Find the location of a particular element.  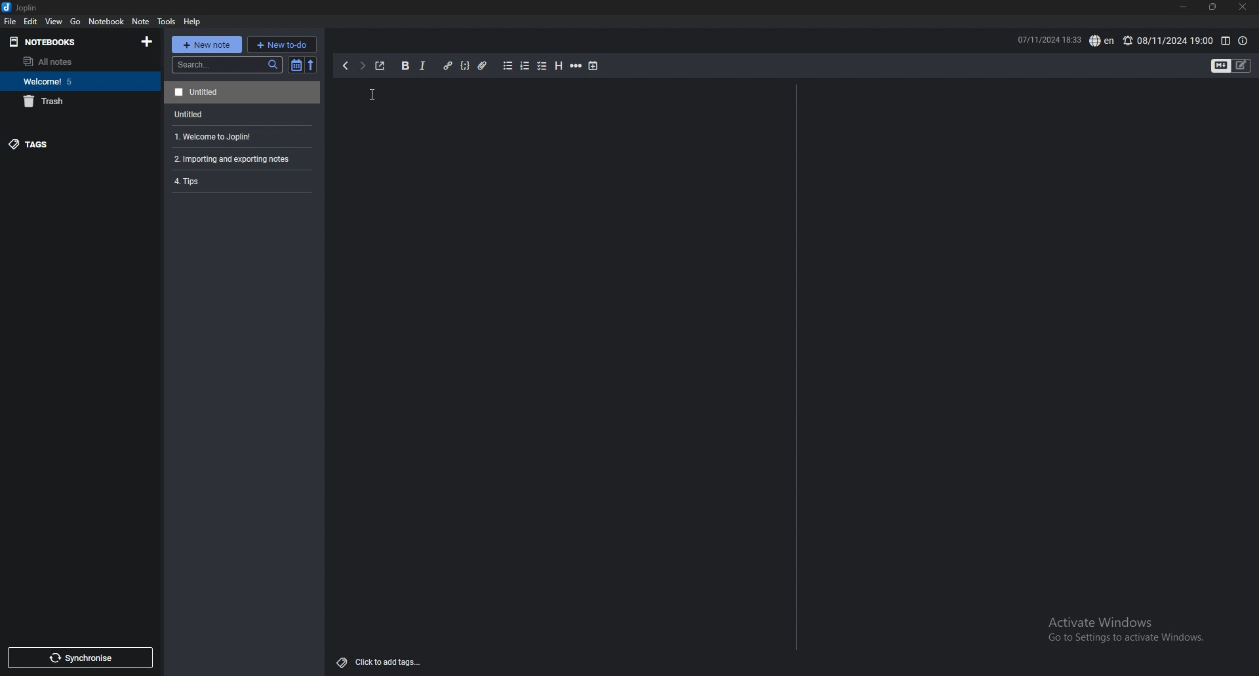

heading is located at coordinates (559, 66).